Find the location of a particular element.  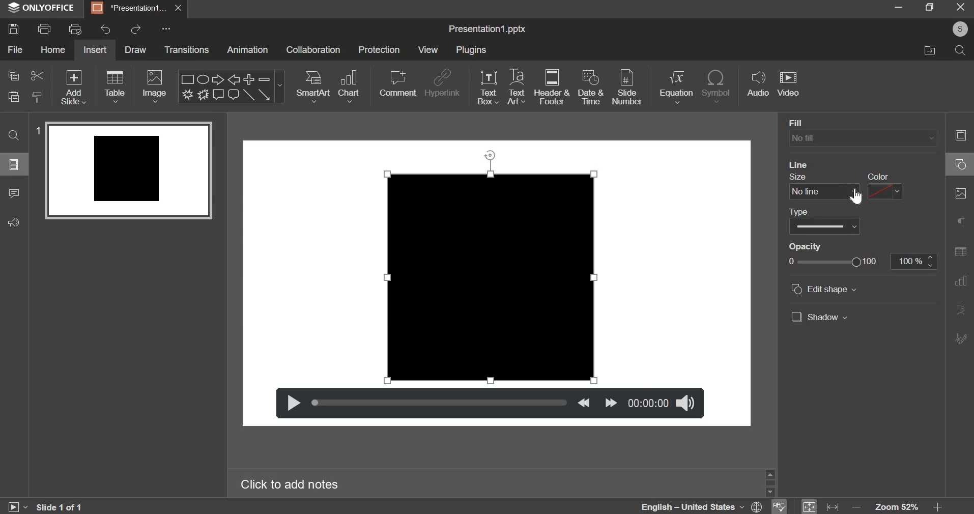

file location is located at coordinates (930, 49).